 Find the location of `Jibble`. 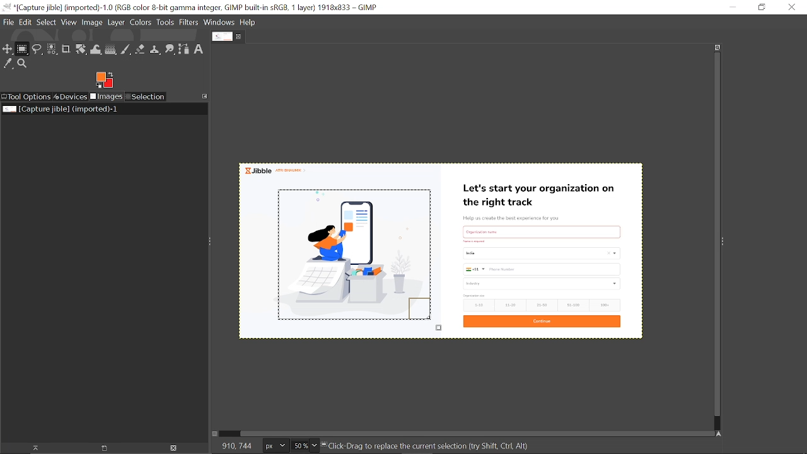

Jibble is located at coordinates (279, 170).